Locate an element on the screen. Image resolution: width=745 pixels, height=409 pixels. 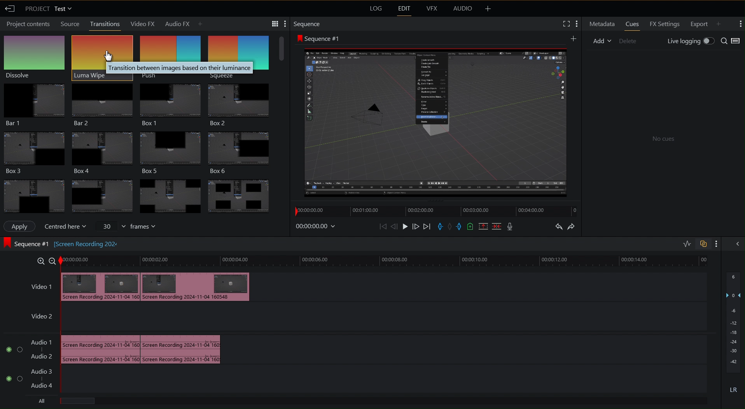
Delete is located at coordinates (628, 41).